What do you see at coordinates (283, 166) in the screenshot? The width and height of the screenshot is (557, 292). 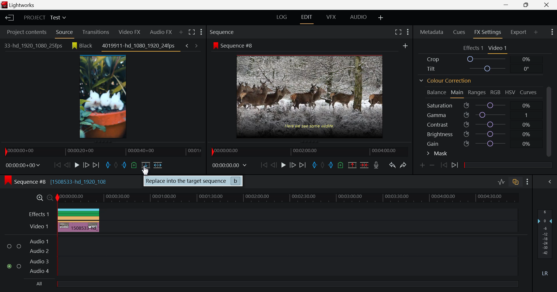 I see `Play` at bounding box center [283, 166].